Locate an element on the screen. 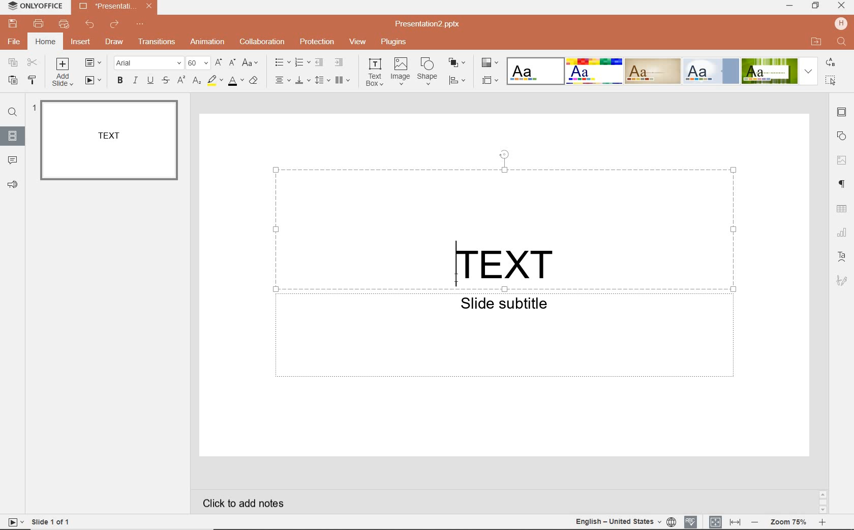  close is located at coordinates (842, 6).